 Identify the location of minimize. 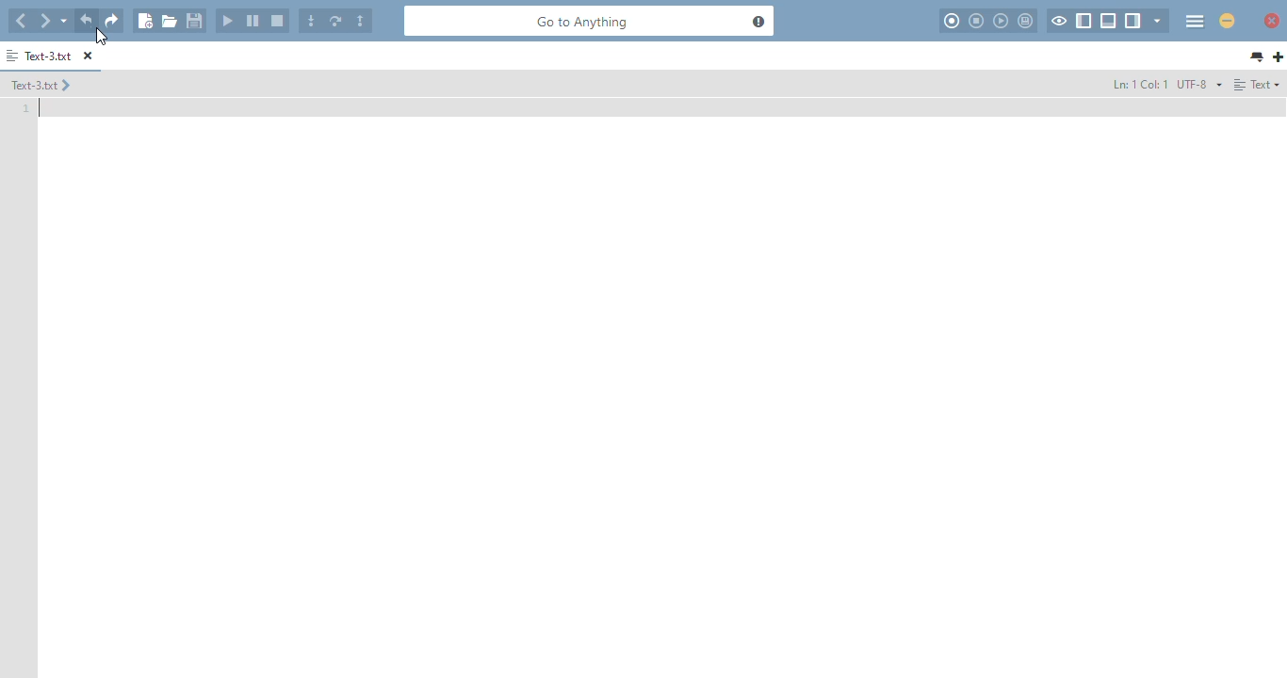
(1227, 21).